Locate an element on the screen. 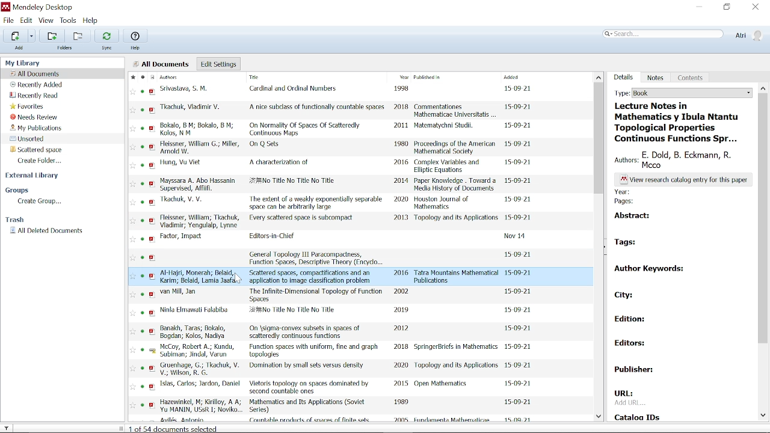 The image size is (770, 433). Remove from current folder is located at coordinates (77, 35).